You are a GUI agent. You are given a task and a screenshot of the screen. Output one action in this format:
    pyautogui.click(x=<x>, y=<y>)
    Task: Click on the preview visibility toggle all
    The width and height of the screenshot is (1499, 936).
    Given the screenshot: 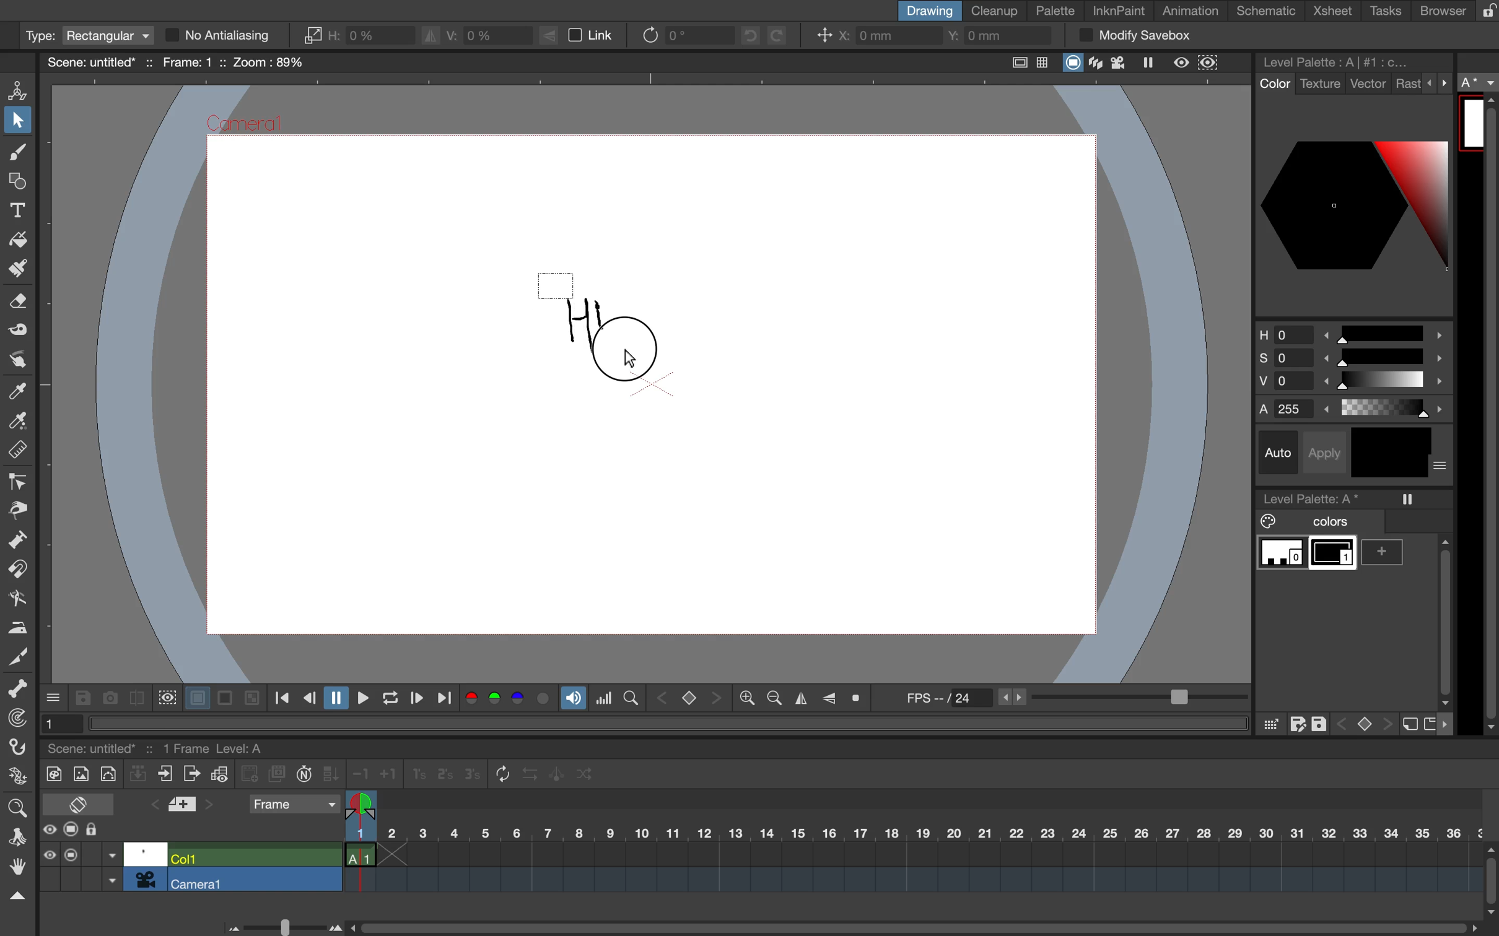 What is the action you would take?
    pyautogui.click(x=48, y=855)
    